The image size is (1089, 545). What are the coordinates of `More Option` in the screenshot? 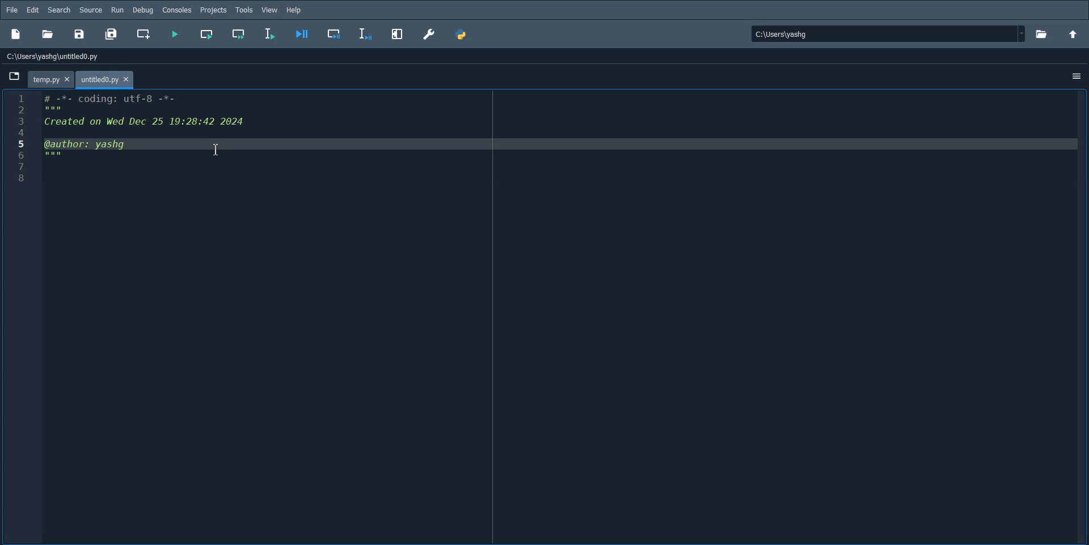 It's located at (1076, 78).